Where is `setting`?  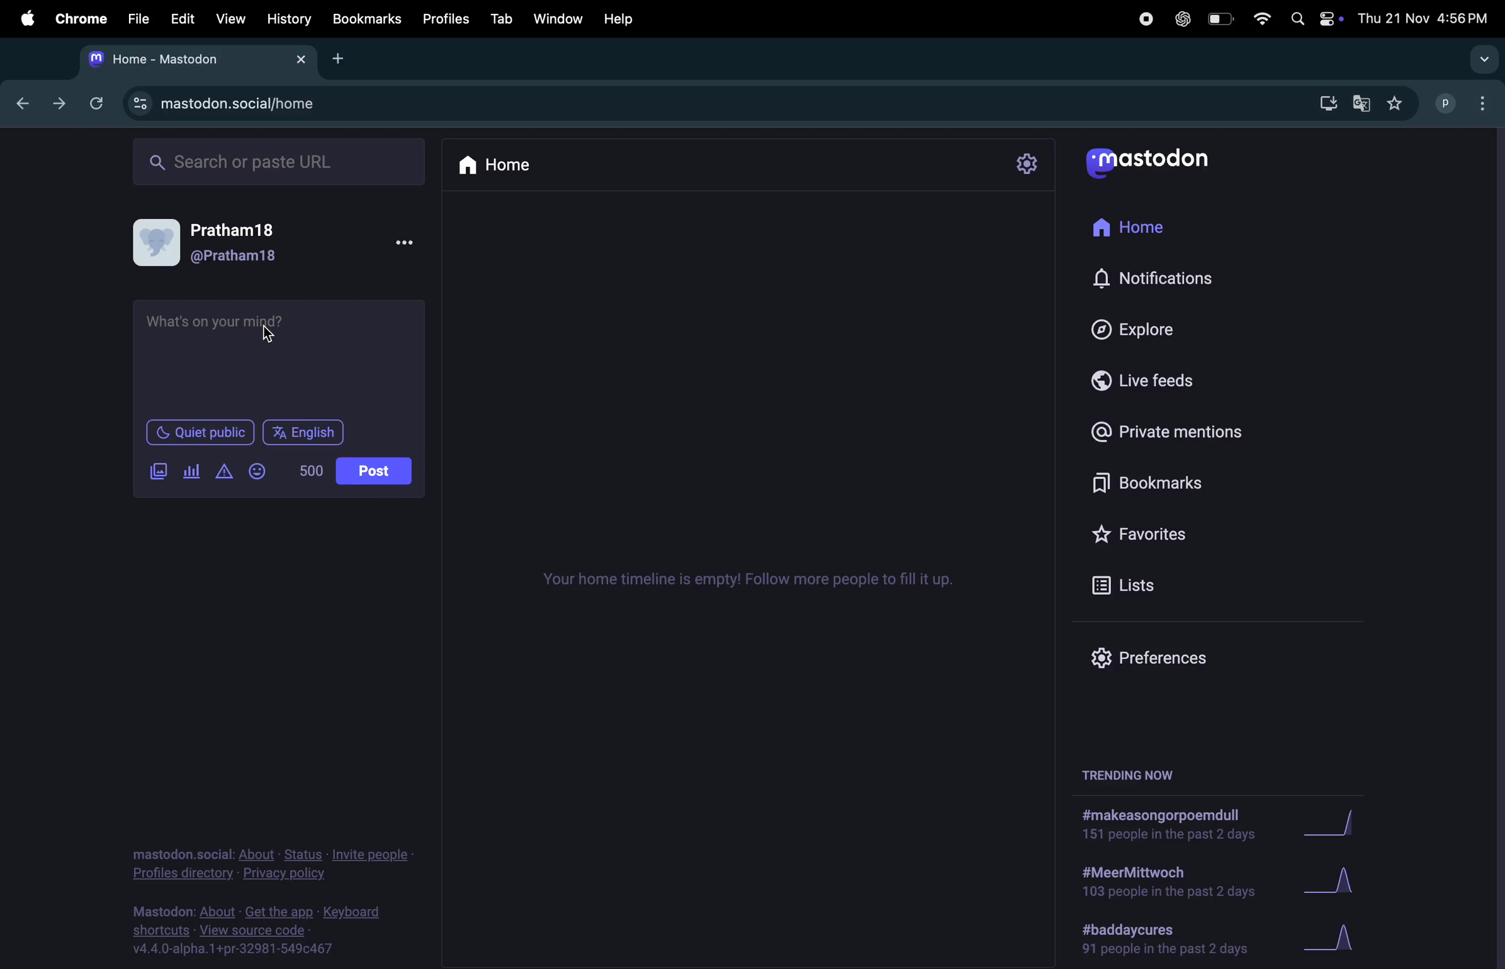 setting is located at coordinates (1025, 165).